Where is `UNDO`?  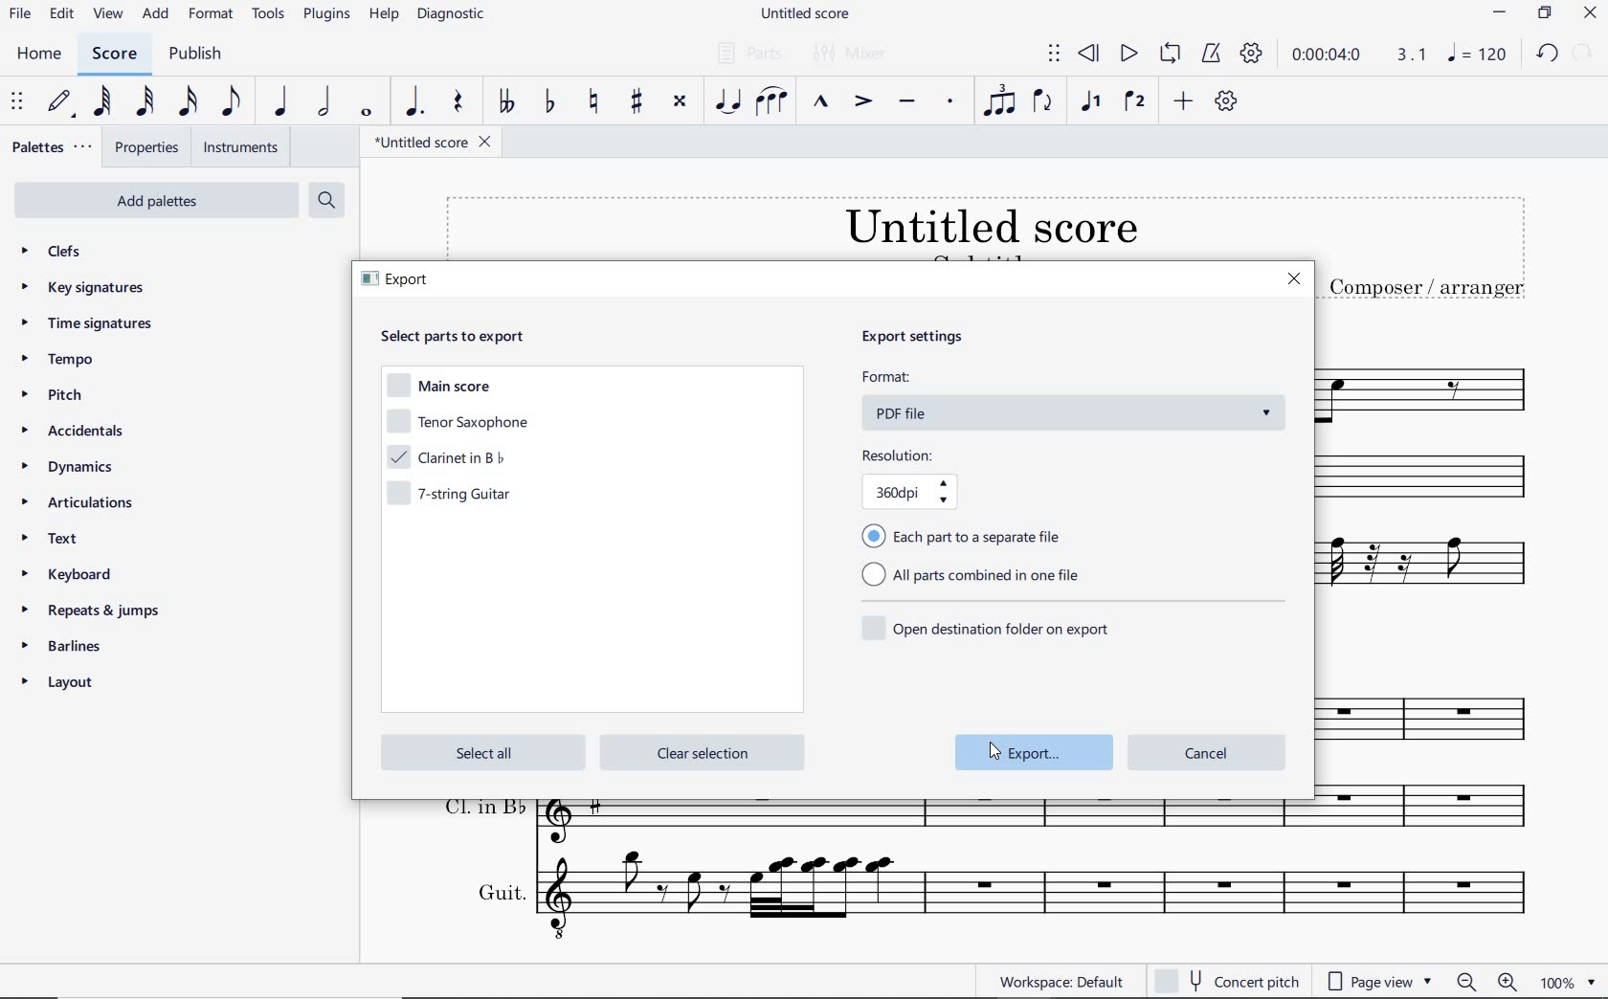 UNDO is located at coordinates (1548, 55).